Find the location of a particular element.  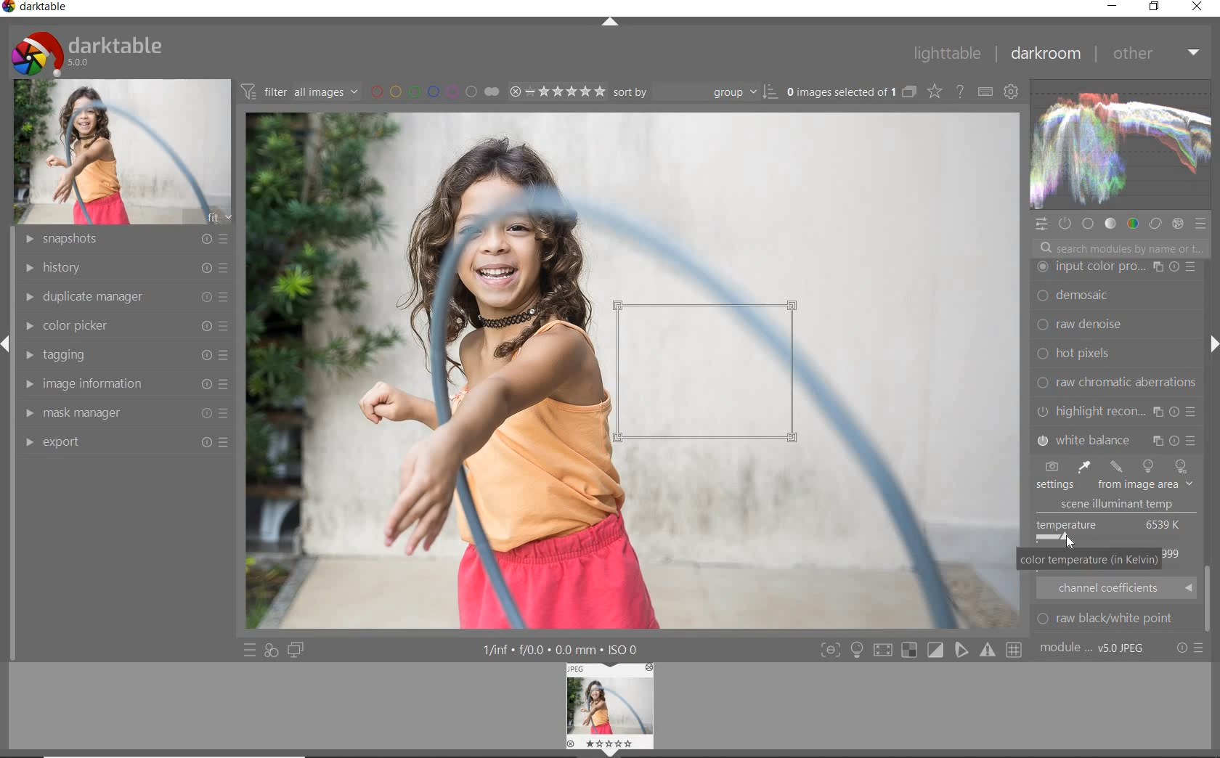

effect is located at coordinates (1177, 223).